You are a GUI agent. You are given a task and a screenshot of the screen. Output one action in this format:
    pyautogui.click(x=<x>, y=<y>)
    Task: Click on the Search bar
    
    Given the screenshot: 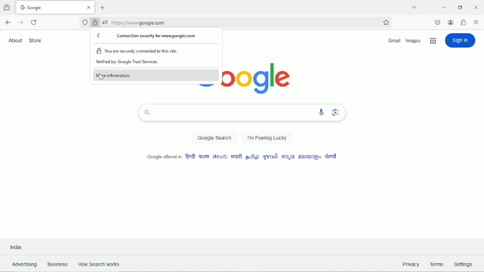 What is the action you would take?
    pyautogui.click(x=242, y=113)
    